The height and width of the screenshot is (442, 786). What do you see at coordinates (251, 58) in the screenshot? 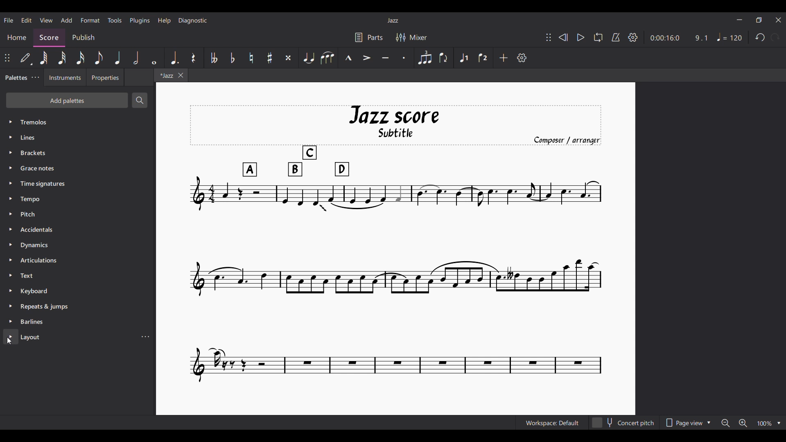
I see `Toggle natural` at bounding box center [251, 58].